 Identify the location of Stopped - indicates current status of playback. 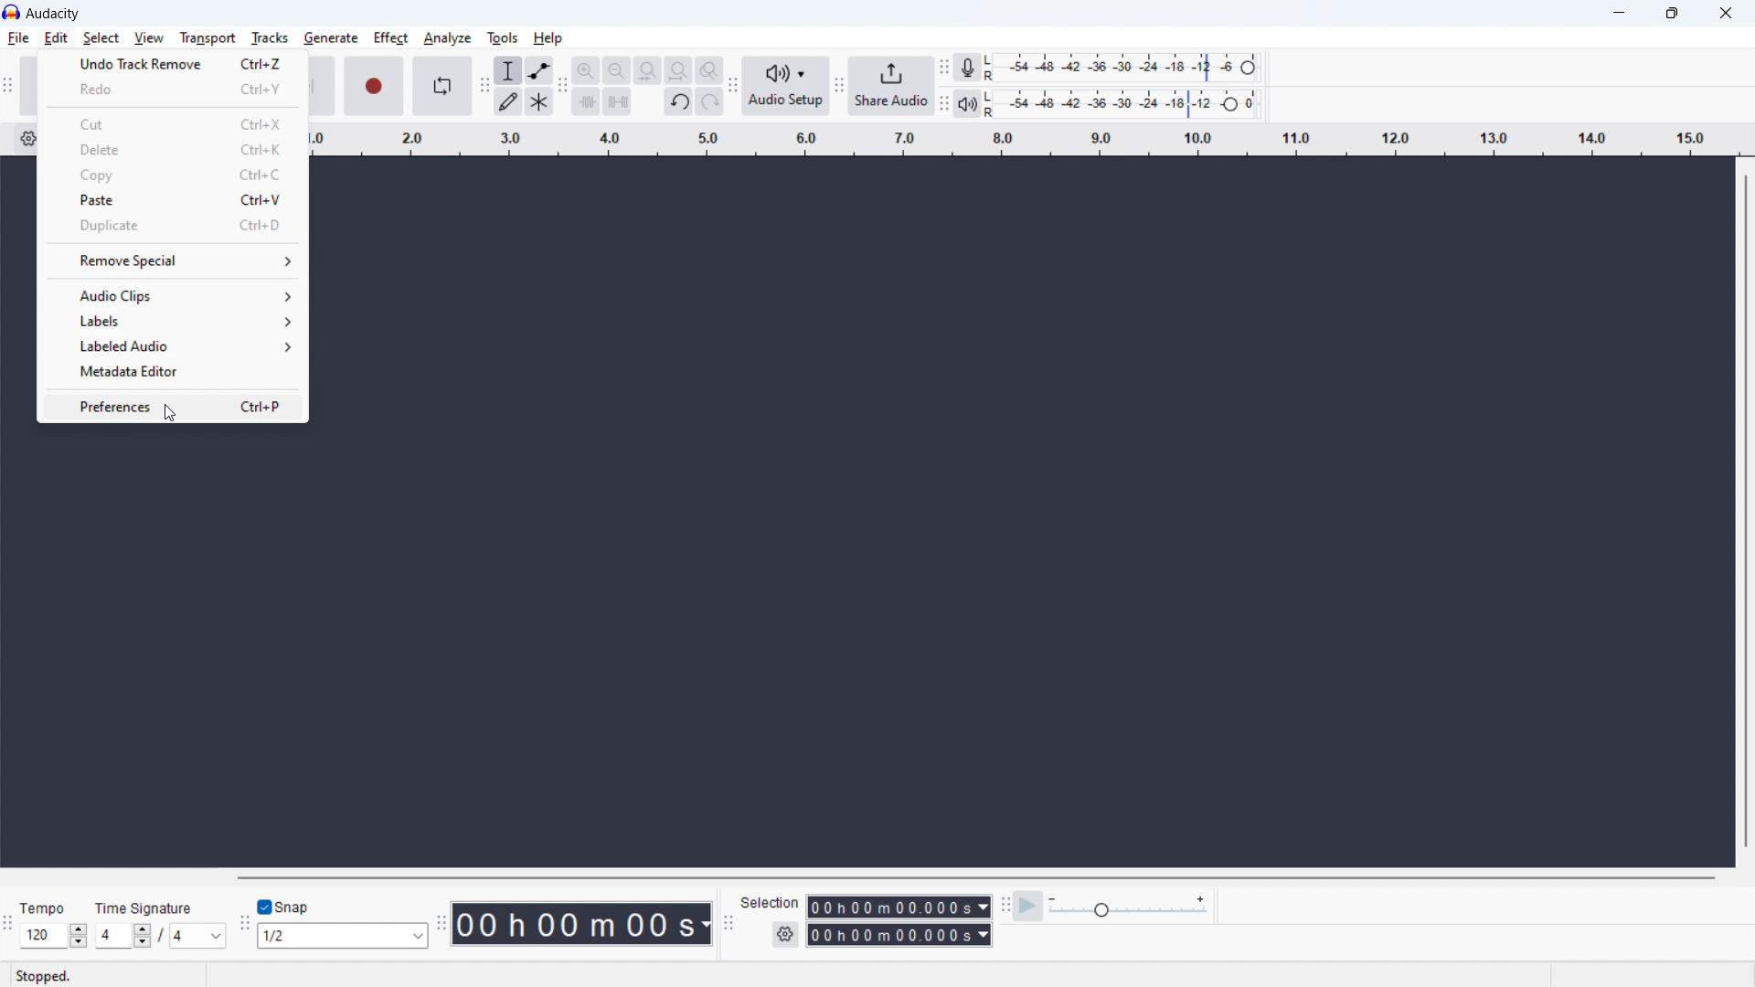
(105, 975).